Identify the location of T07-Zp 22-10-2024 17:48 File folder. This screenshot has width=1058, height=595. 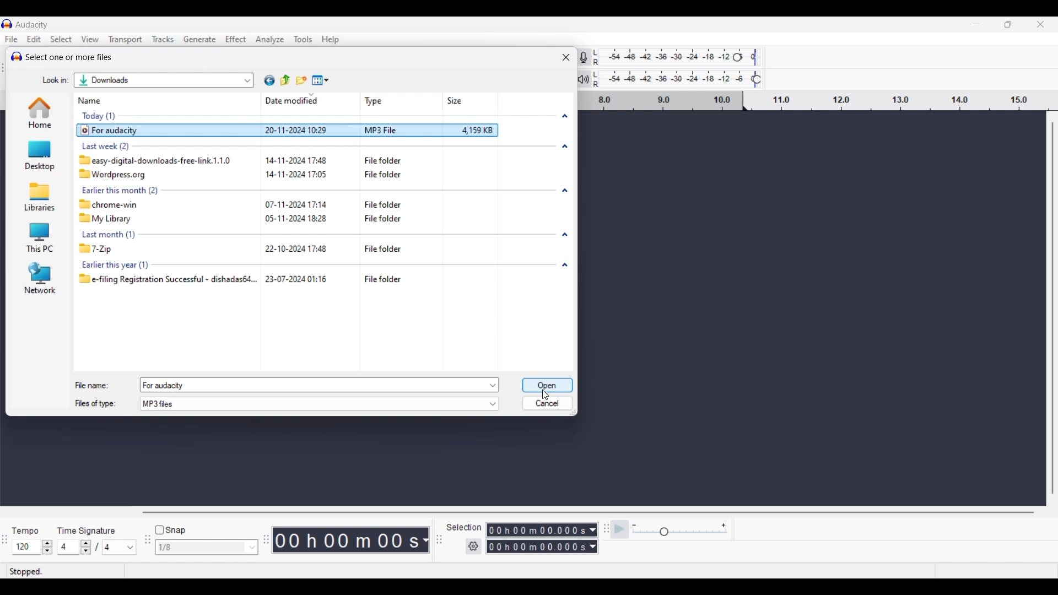
(278, 248).